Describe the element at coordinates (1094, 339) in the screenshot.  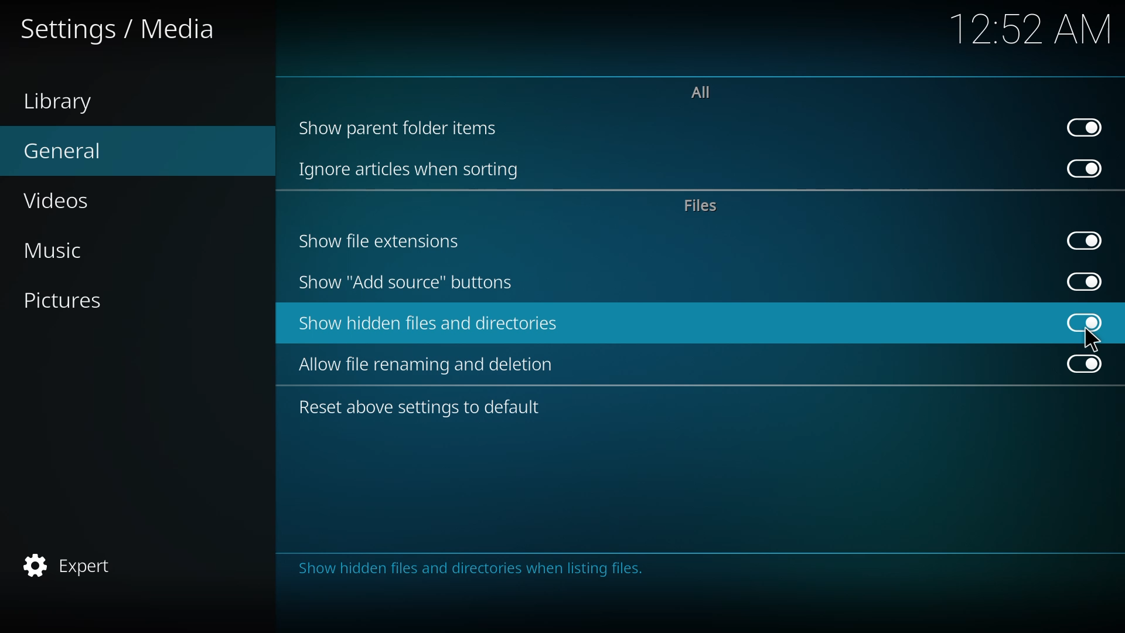
I see `cursor` at that location.